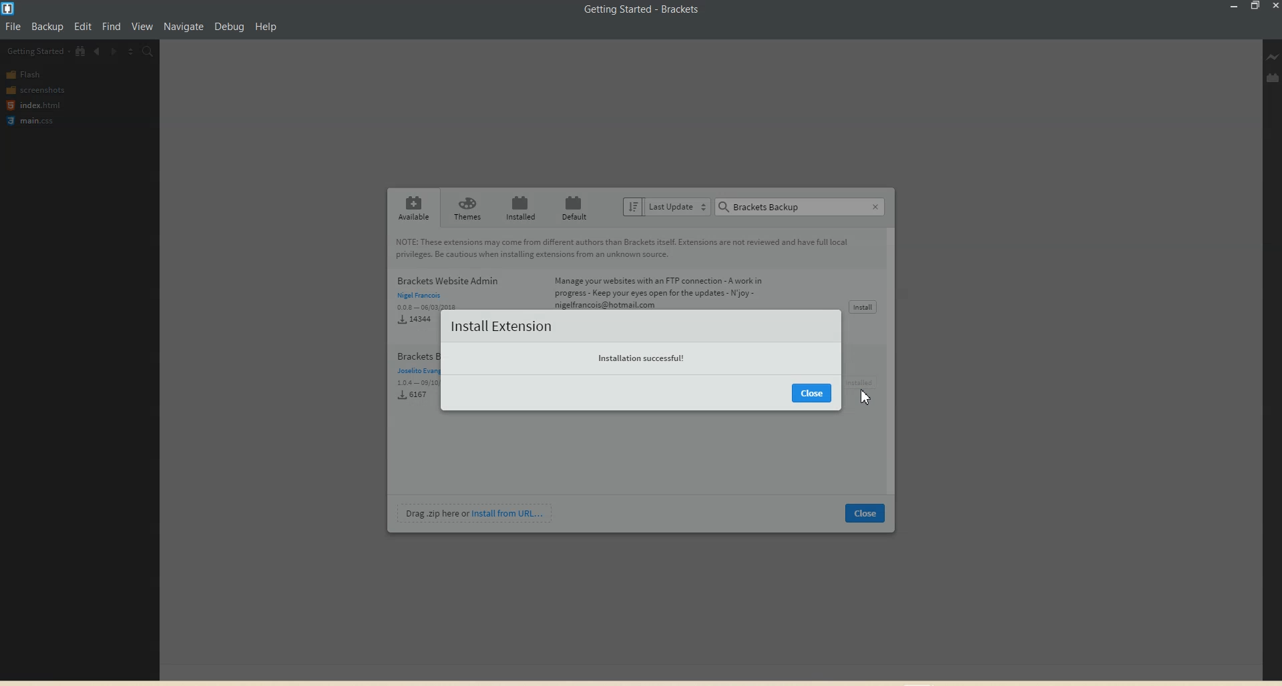 The width and height of the screenshot is (1282, 686). What do you see at coordinates (130, 51) in the screenshot?
I see `Split The Editor vertically and Horizontally` at bounding box center [130, 51].